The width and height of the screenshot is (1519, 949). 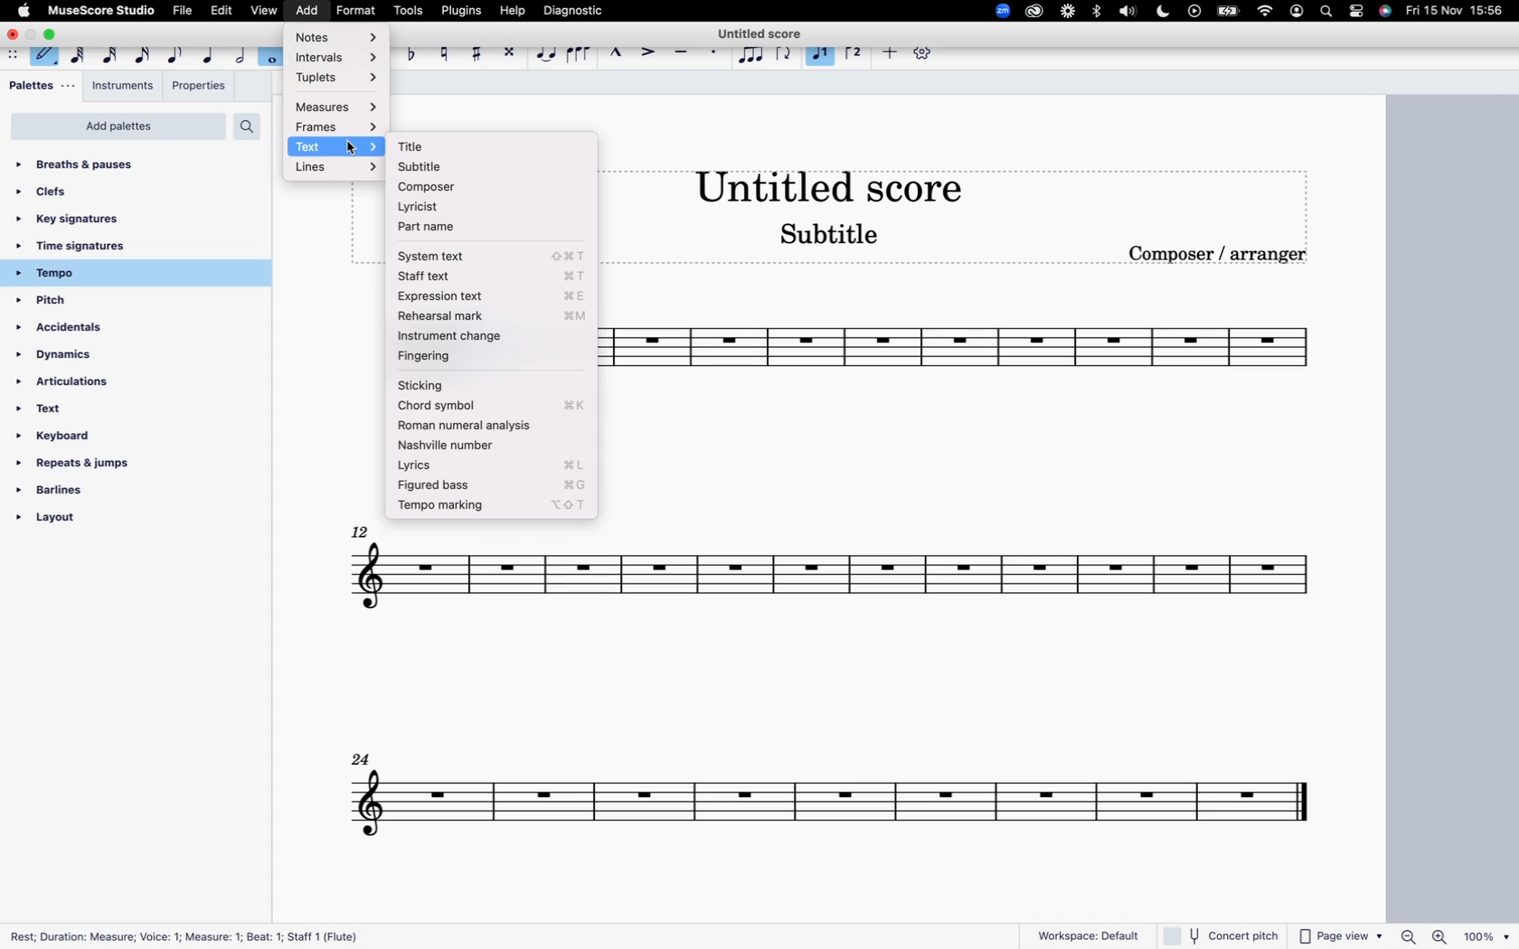 What do you see at coordinates (240, 52) in the screenshot?
I see `half note` at bounding box center [240, 52].